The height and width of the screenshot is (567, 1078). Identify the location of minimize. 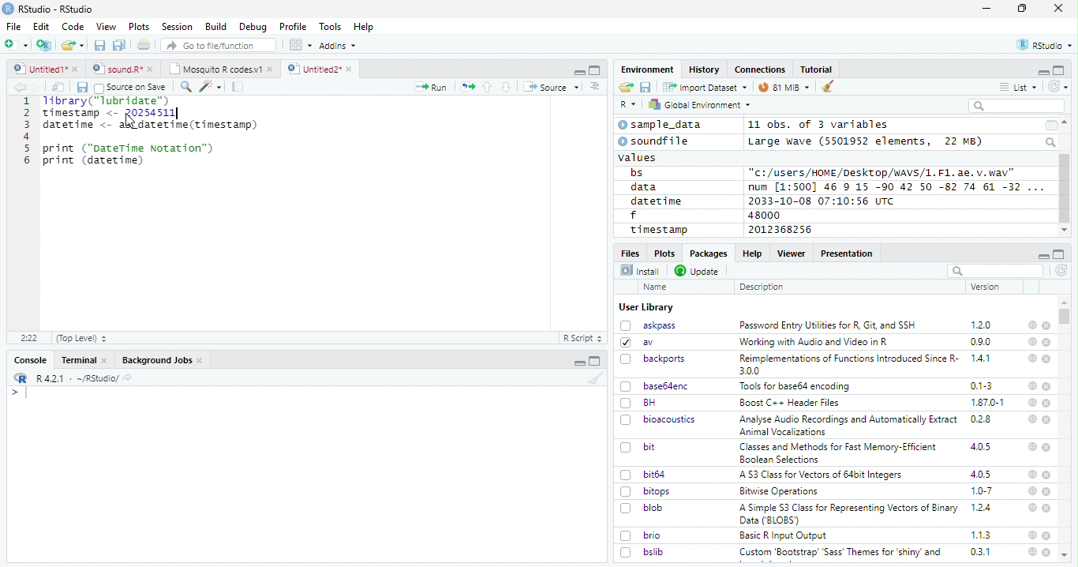
(1042, 254).